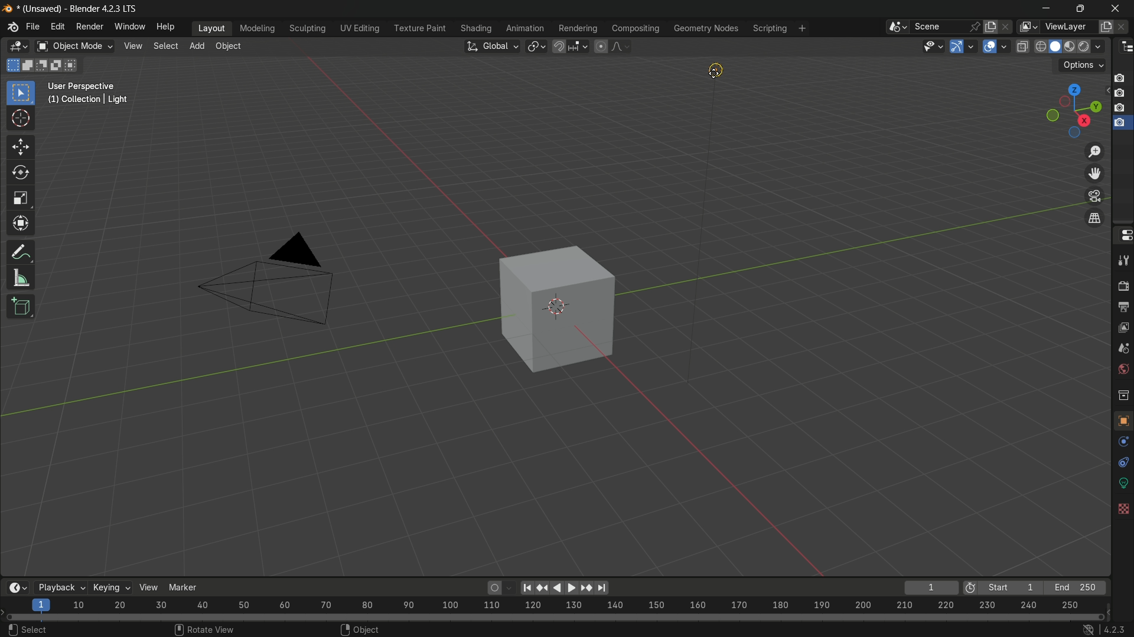  I want to click on capture, so click(1121, 96).